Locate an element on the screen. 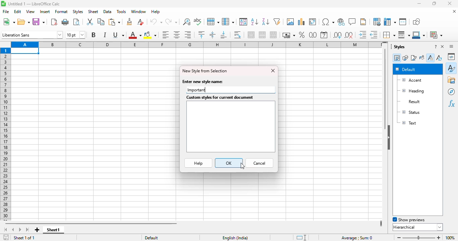 This screenshot has width=458, height=241. clear direct formatting is located at coordinates (140, 21).